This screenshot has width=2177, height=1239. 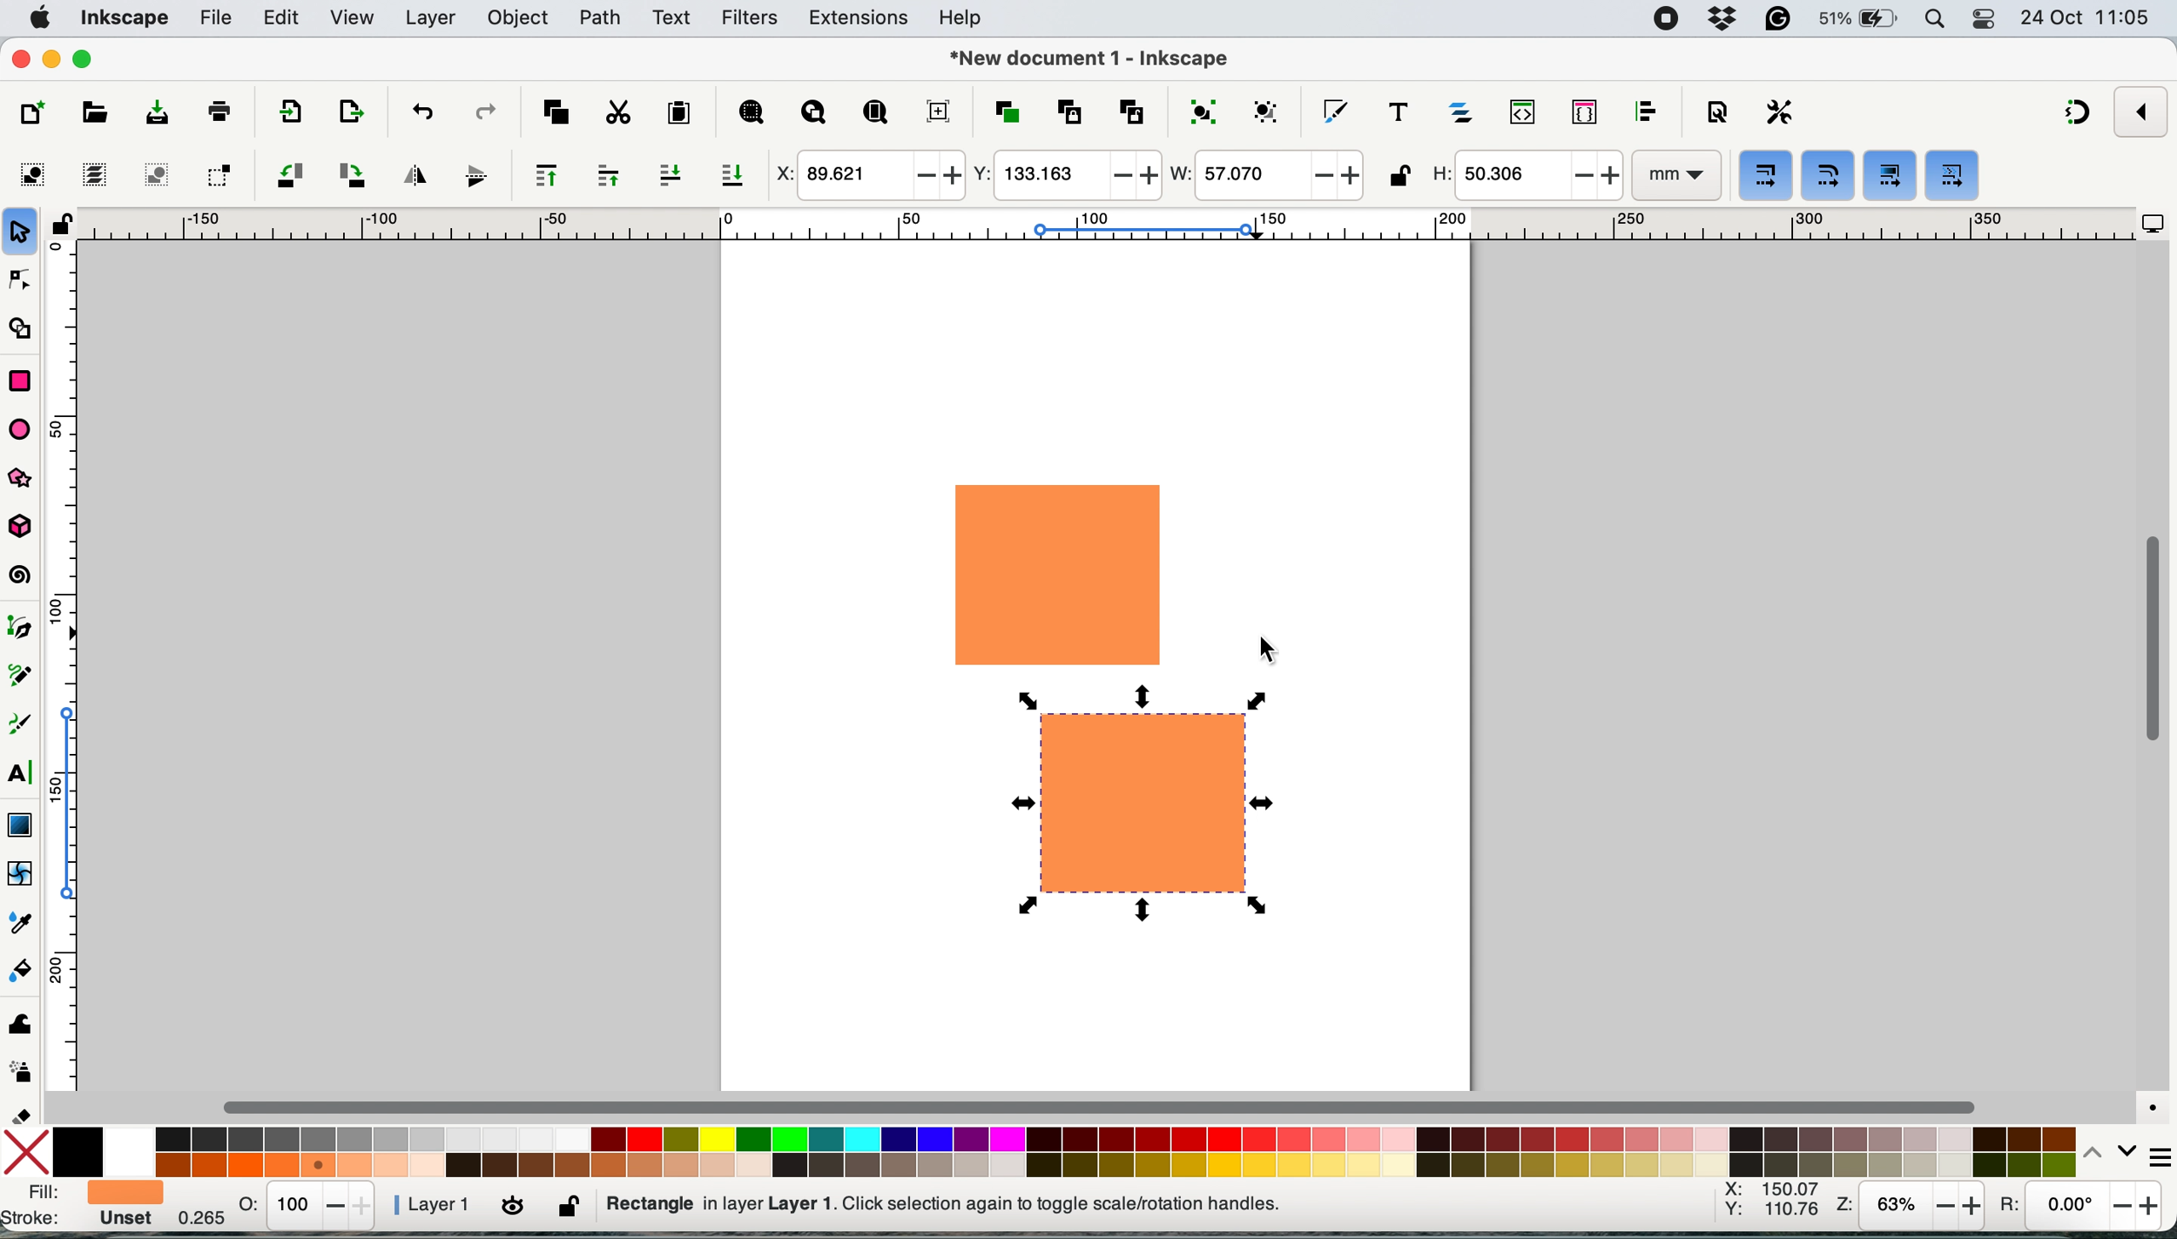 What do you see at coordinates (88, 58) in the screenshot?
I see `maximise` at bounding box center [88, 58].